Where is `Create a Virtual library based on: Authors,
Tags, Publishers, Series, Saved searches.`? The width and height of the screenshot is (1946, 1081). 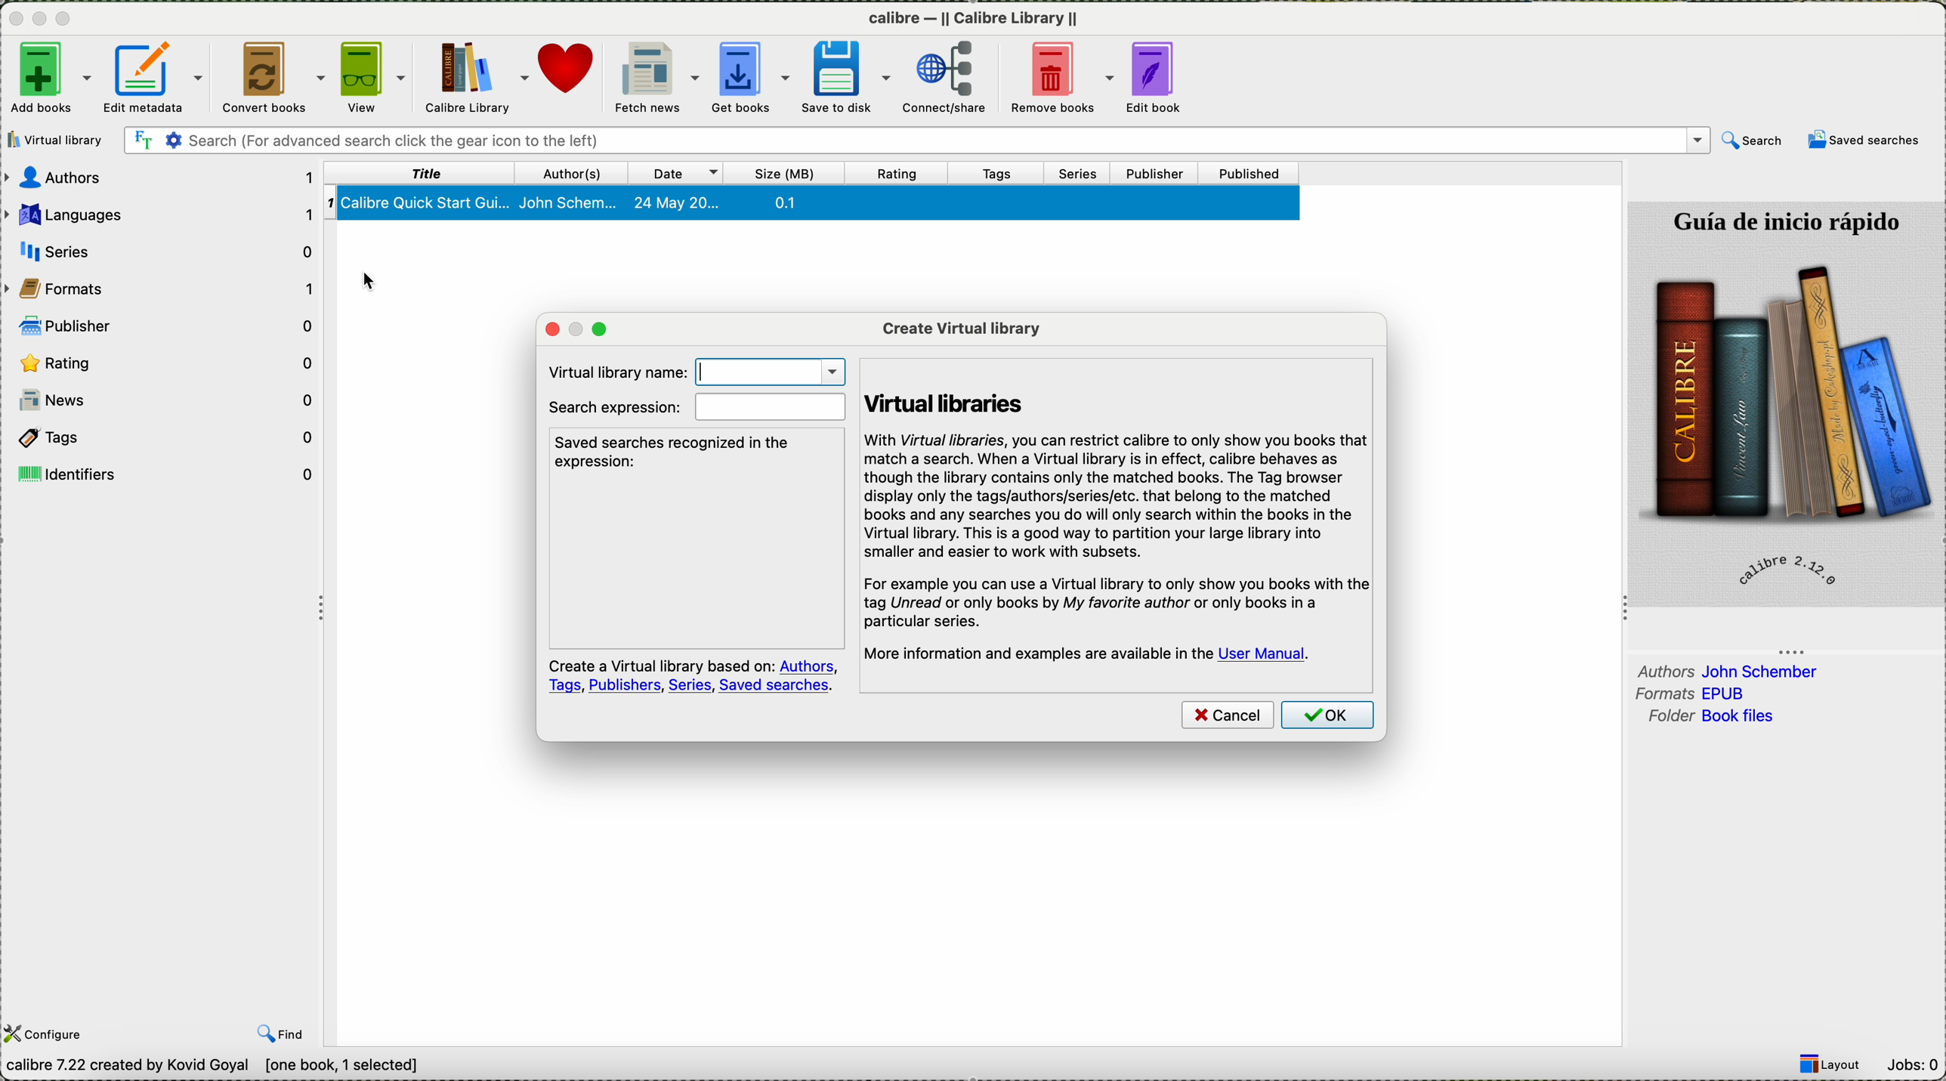
Create a Virtual library based on: Authors,
Tags, Publishers, Series, Saved searches. is located at coordinates (688, 677).